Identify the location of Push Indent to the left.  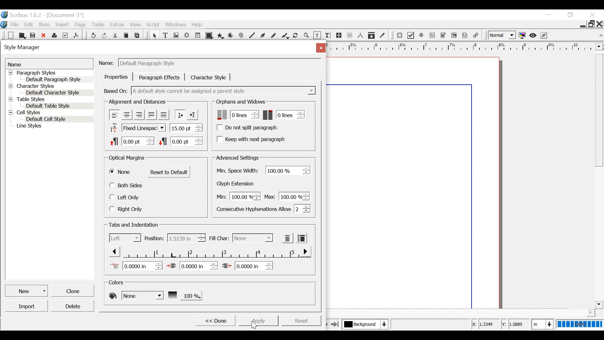
(192, 114).